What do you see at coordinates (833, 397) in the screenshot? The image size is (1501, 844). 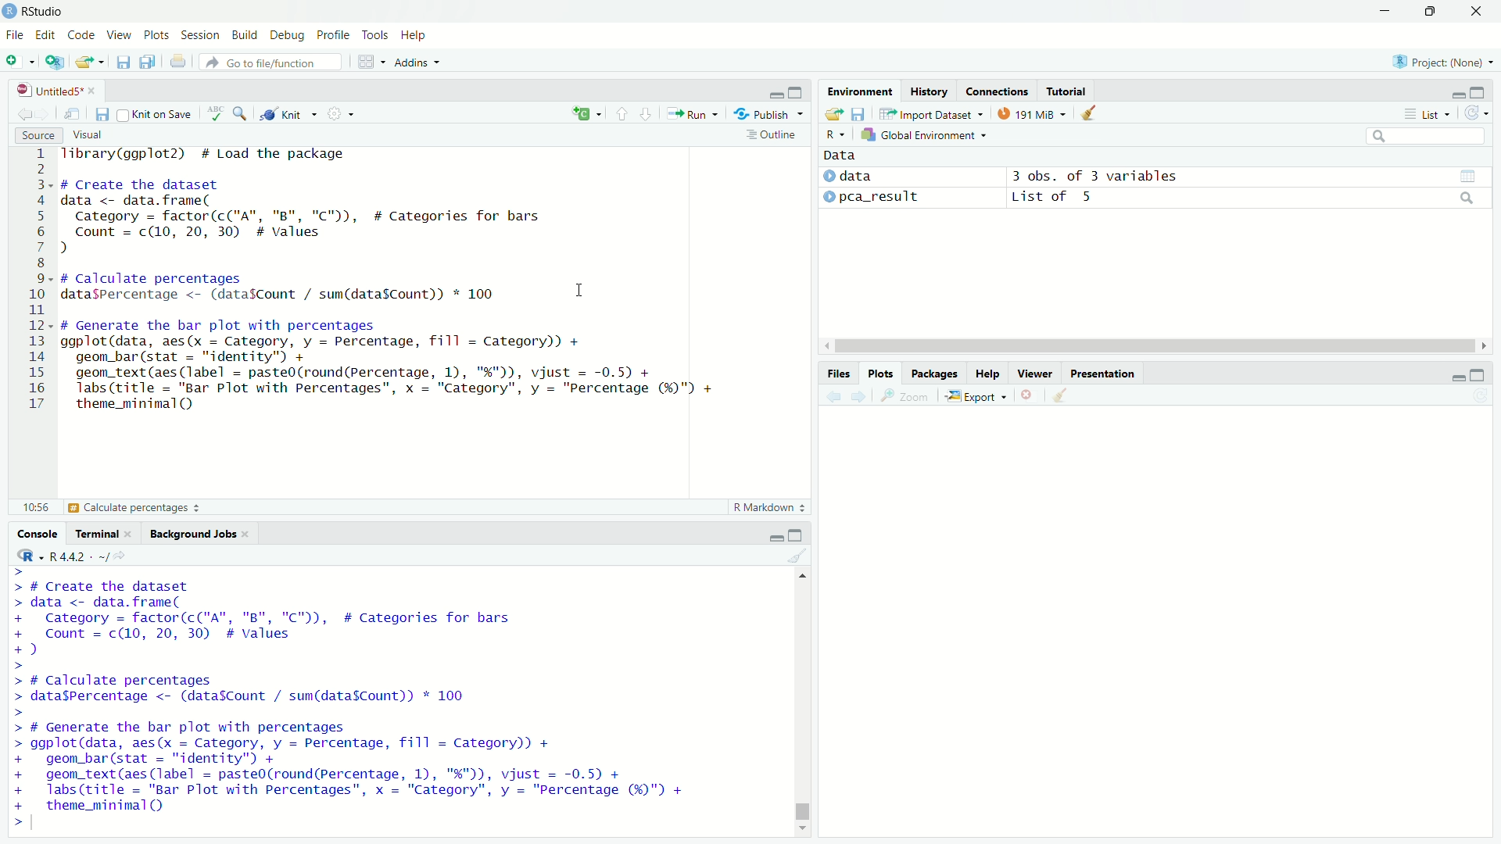 I see `go back` at bounding box center [833, 397].